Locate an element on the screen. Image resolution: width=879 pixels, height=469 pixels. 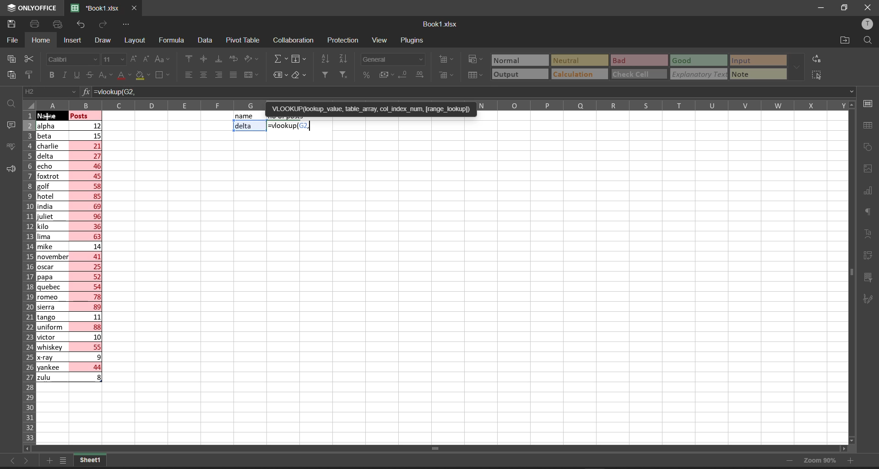
Normal is located at coordinates (512, 60).